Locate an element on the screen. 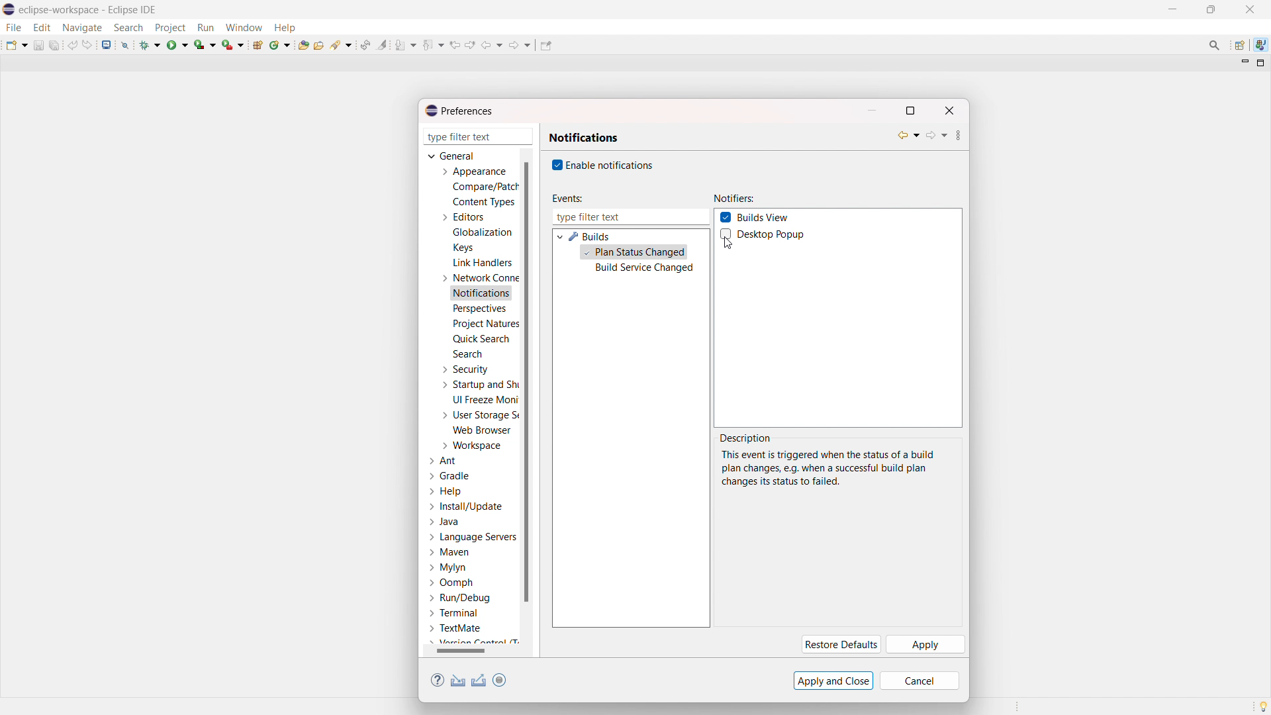 The image size is (1271, 715). skip all breakpoints is located at coordinates (125, 44).